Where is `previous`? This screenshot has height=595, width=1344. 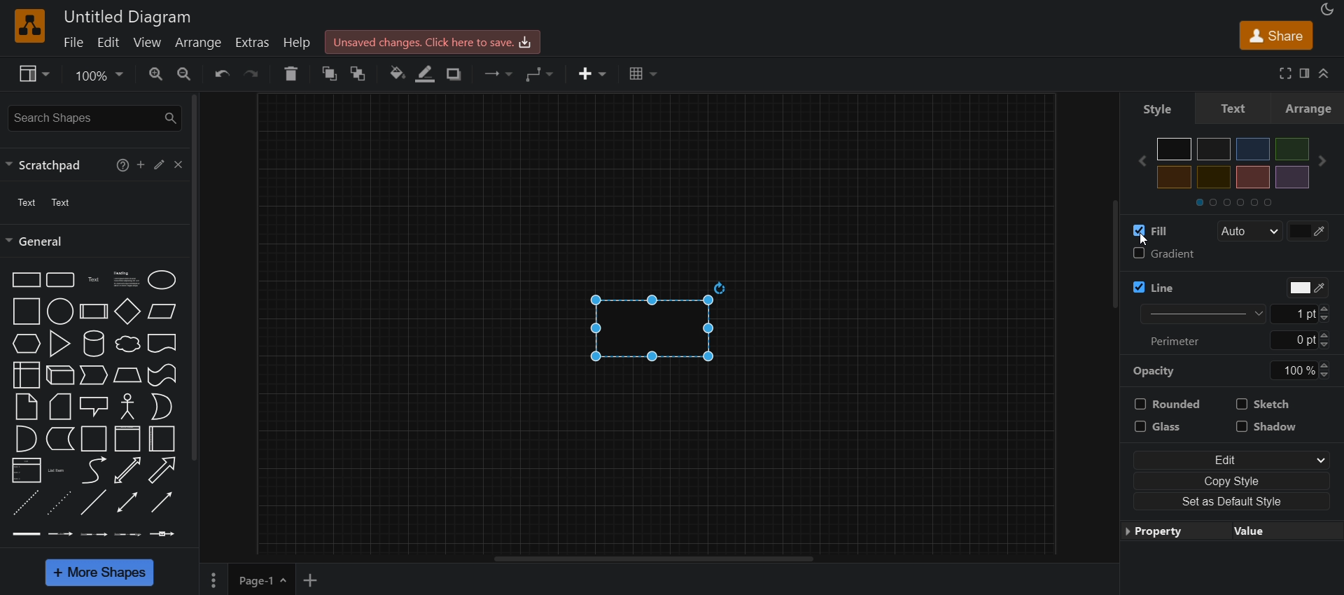
previous is located at coordinates (1142, 160).